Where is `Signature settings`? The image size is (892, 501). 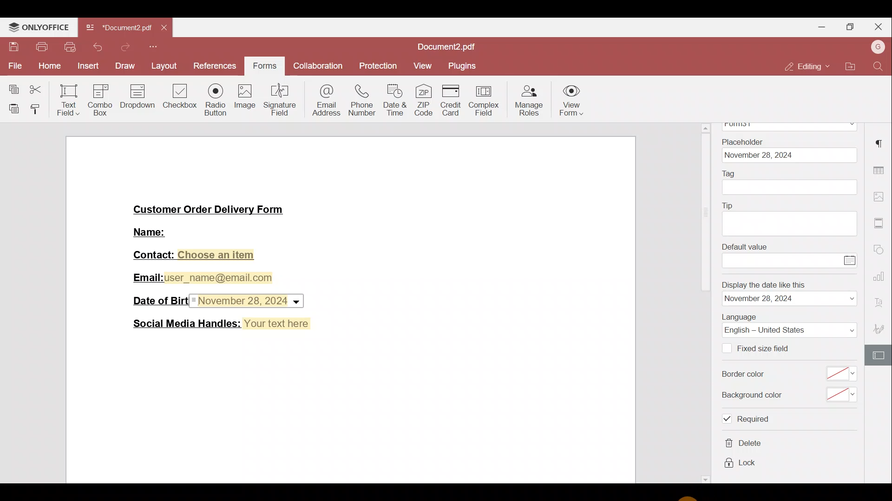 Signature settings is located at coordinates (881, 329).